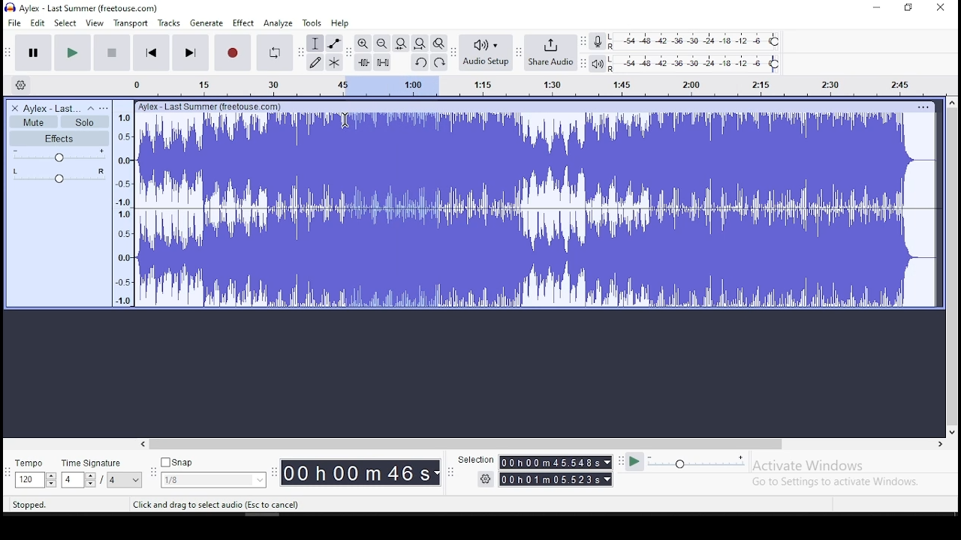 The width and height of the screenshot is (961, 540). What do you see at coordinates (53, 109) in the screenshot?
I see `audio` at bounding box center [53, 109].